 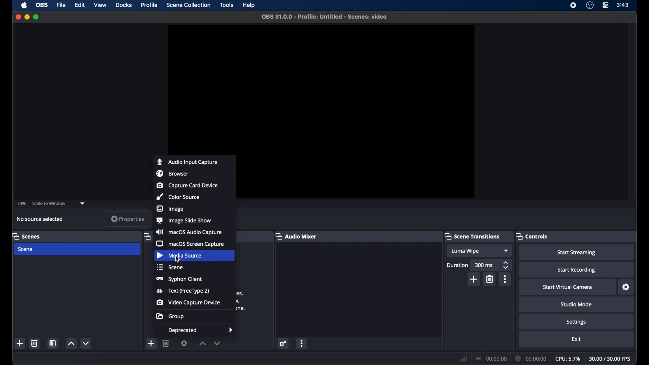 I want to click on delete, so click(x=34, y=343).